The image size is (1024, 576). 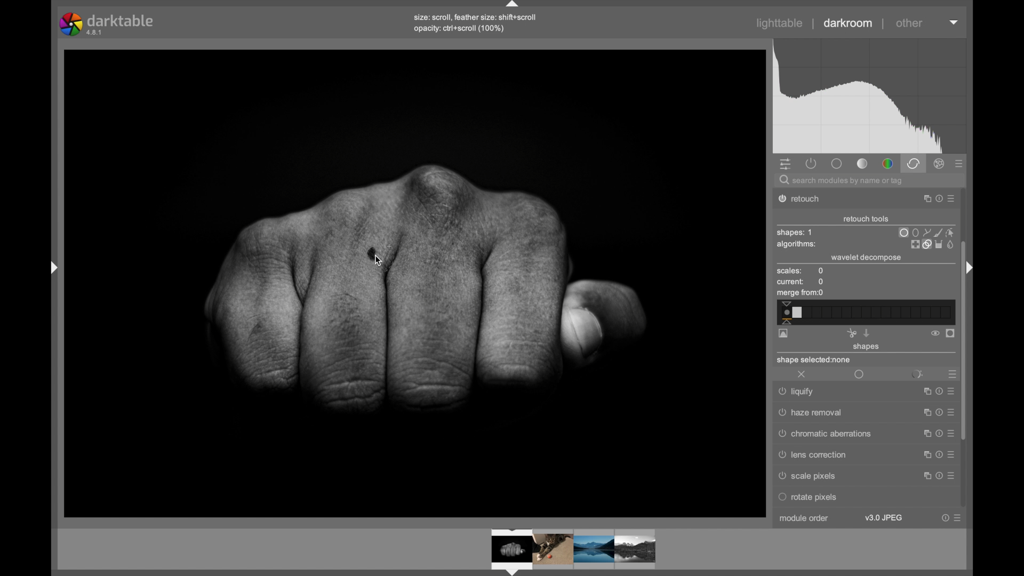 What do you see at coordinates (842, 181) in the screenshot?
I see `search modules by name or tag` at bounding box center [842, 181].